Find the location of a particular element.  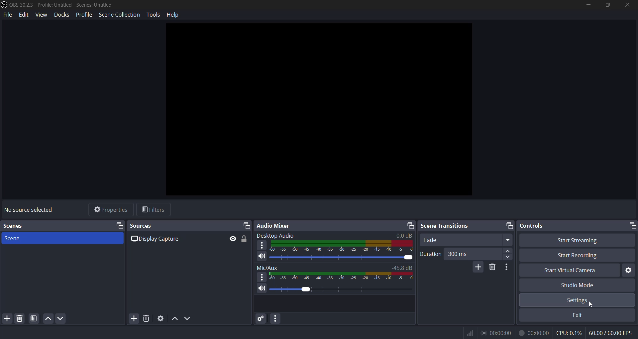

advanced audio properties is located at coordinates (261, 319).